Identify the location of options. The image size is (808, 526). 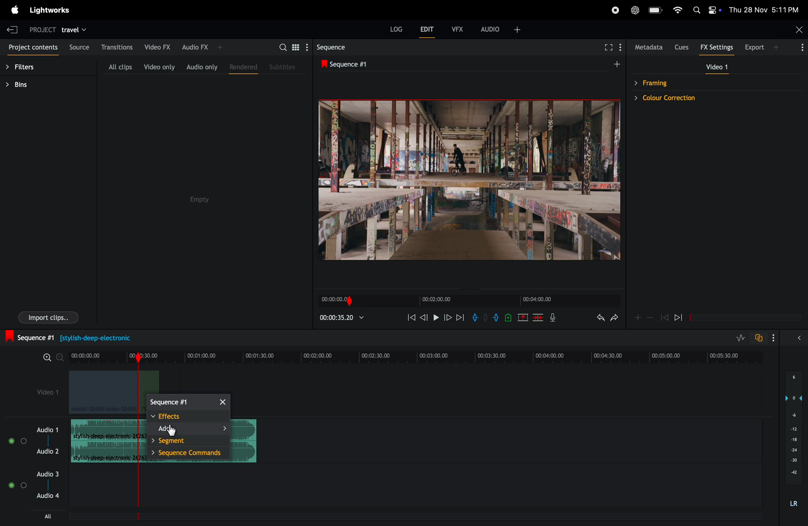
(798, 47).